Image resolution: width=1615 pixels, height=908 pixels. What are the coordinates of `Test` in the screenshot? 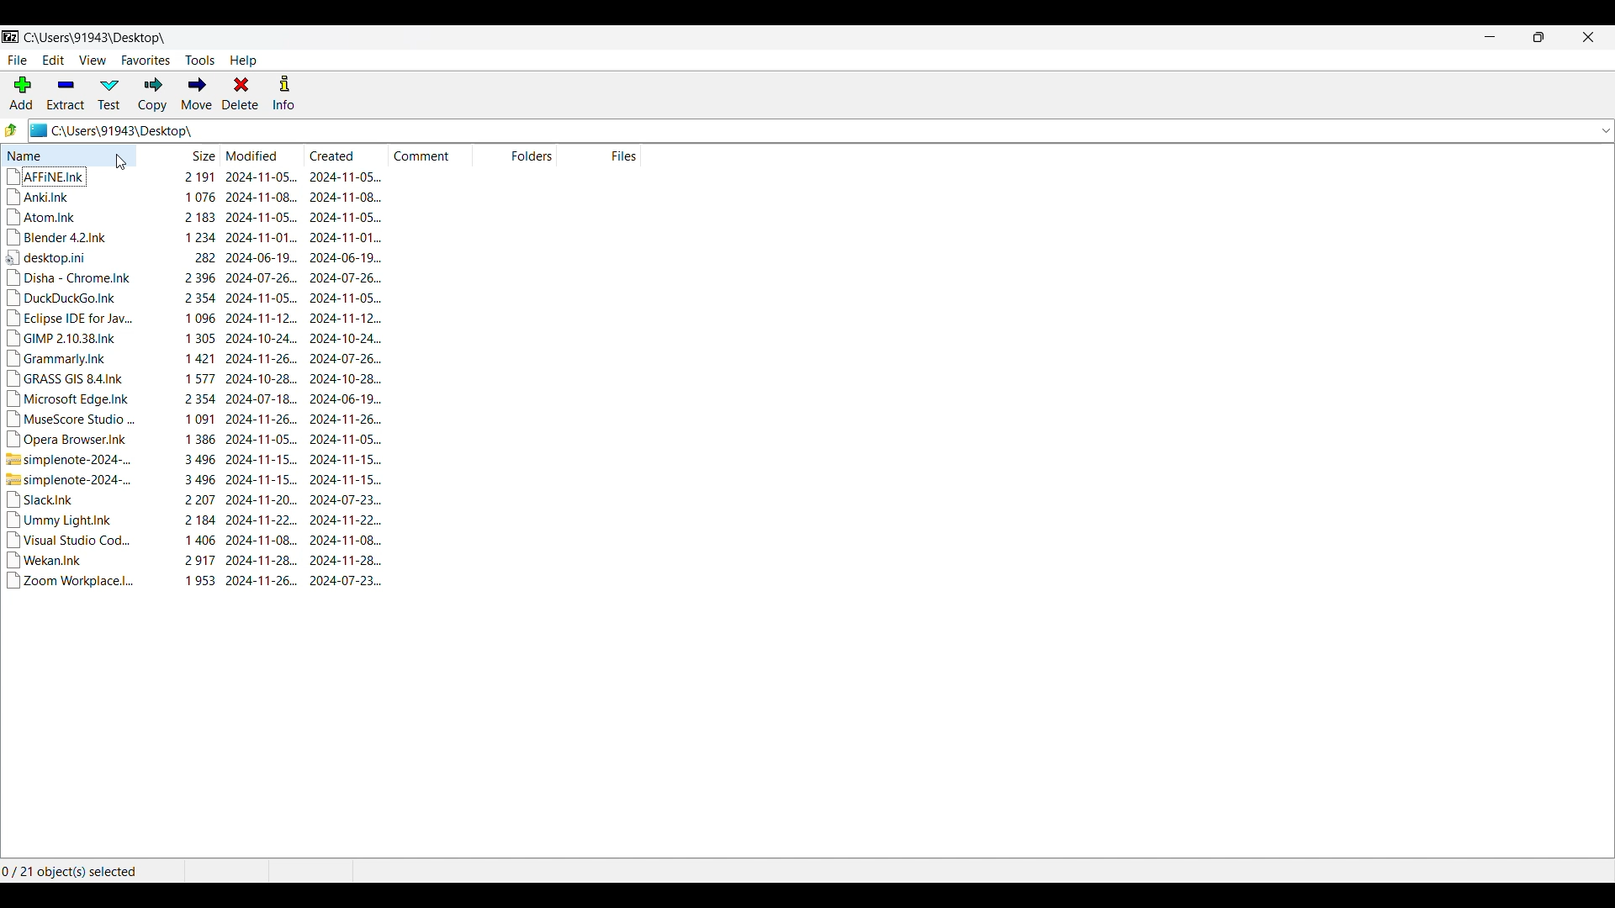 It's located at (109, 95).